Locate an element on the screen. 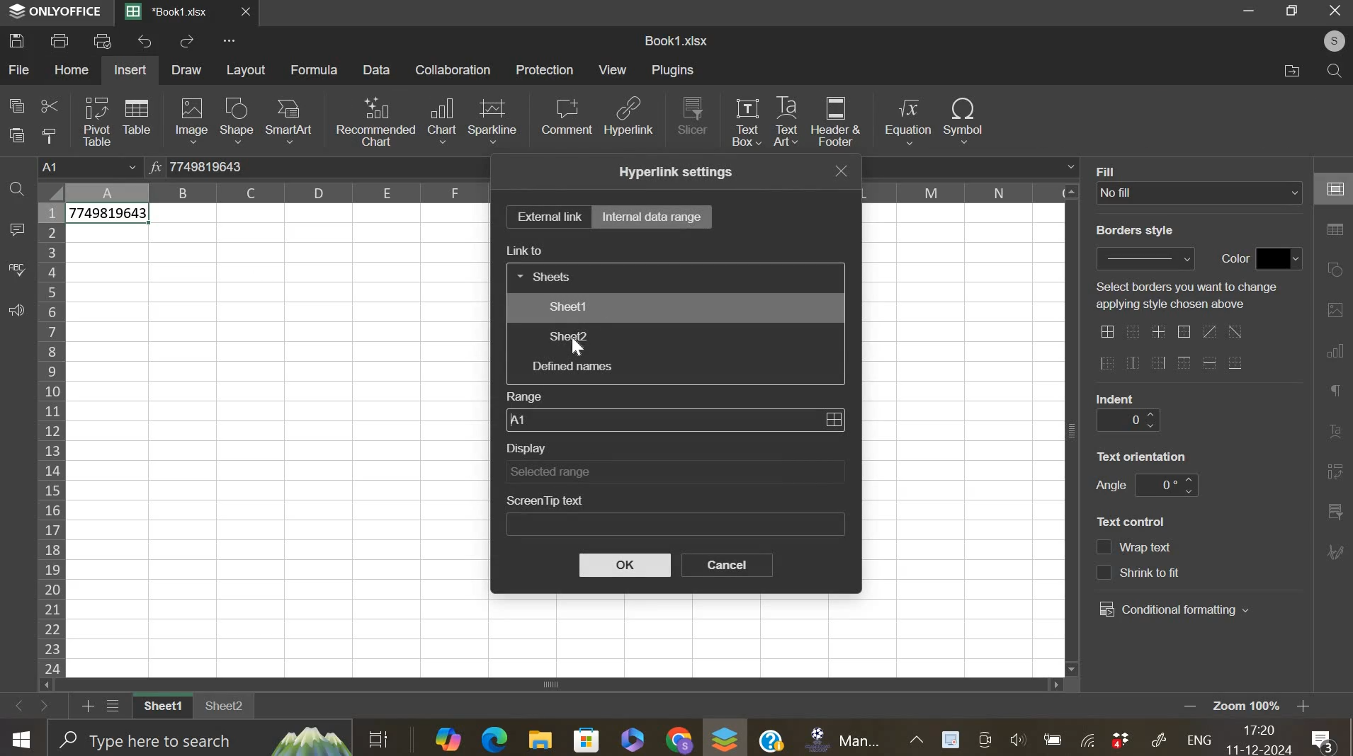 This screenshot has width=1353, height=756. defined names is located at coordinates (571, 366).